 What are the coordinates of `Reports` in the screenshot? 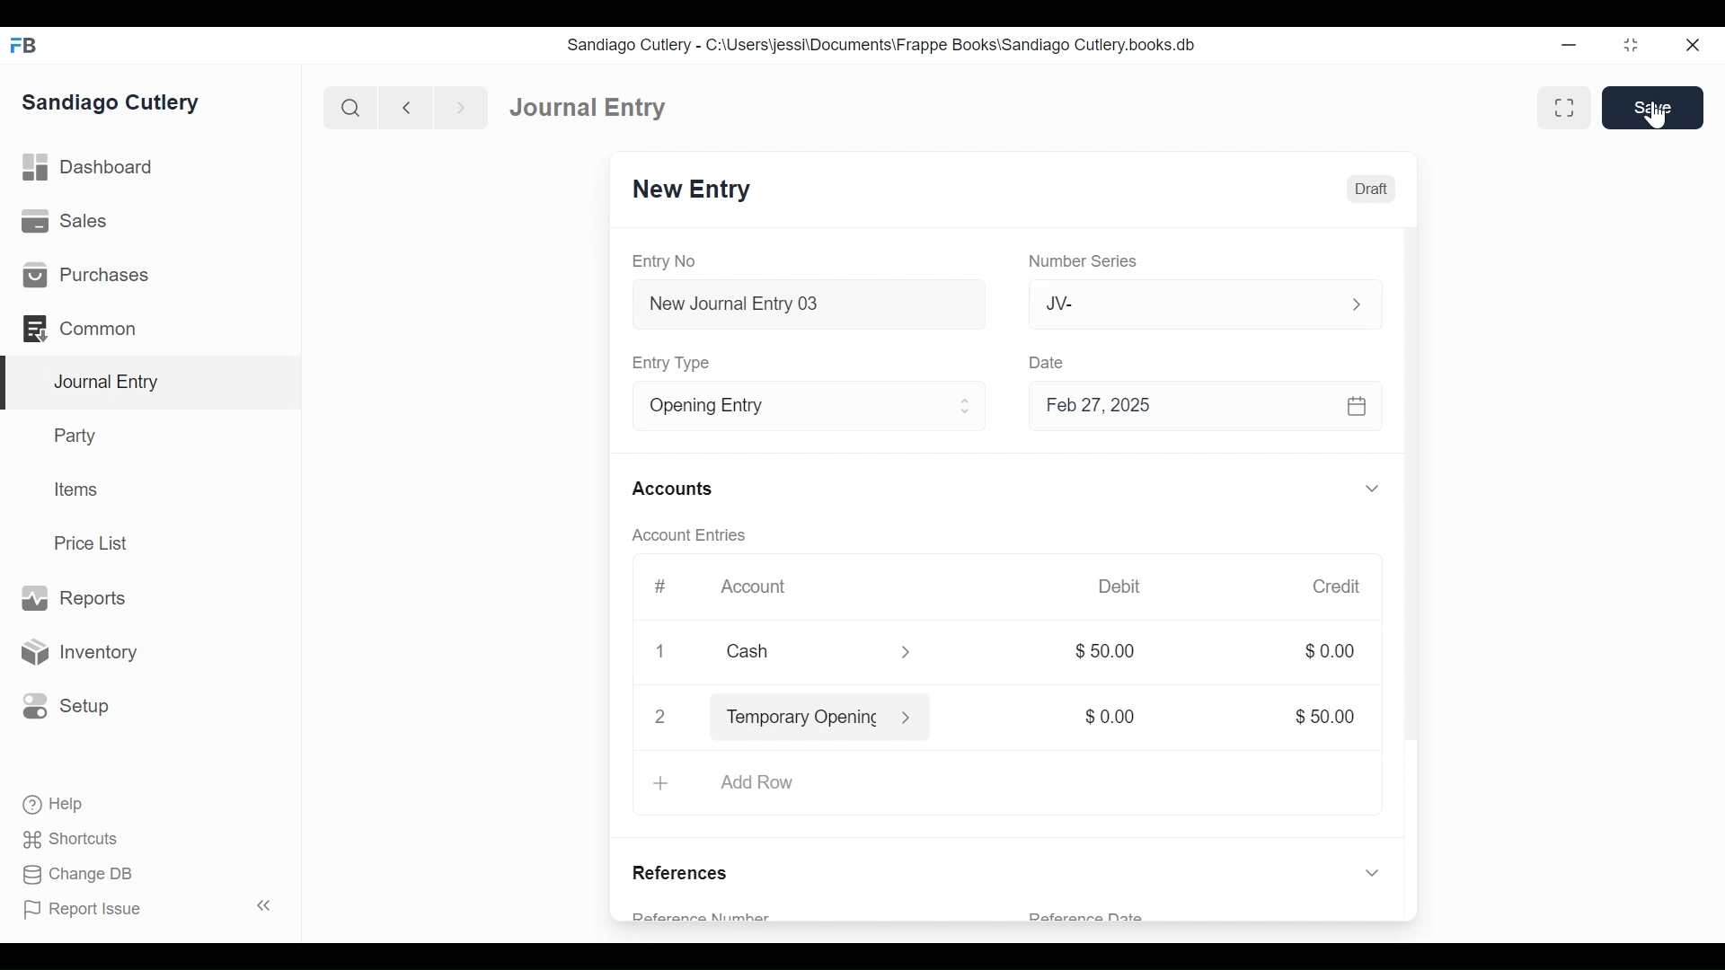 It's located at (79, 598).